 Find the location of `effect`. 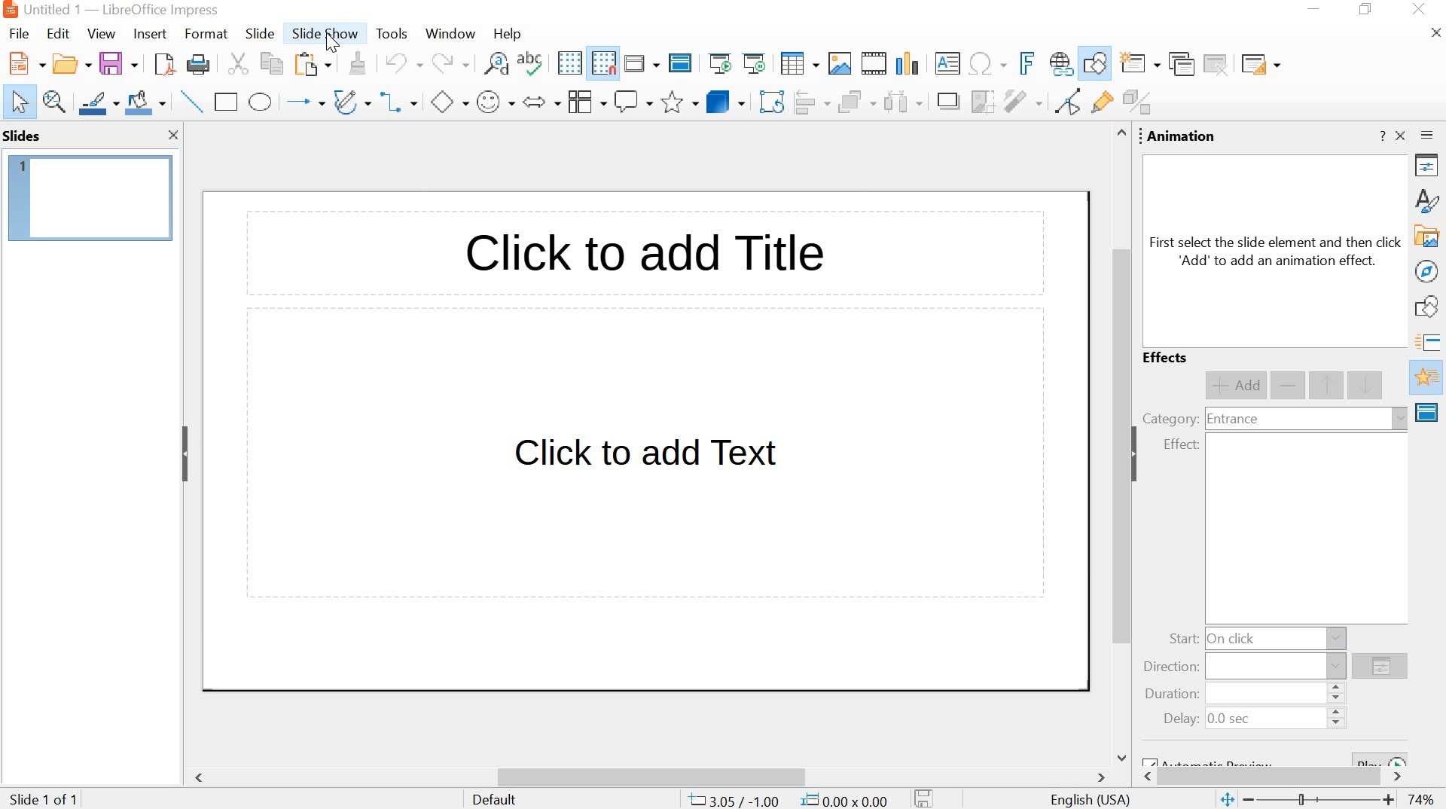

effect is located at coordinates (1181, 445).